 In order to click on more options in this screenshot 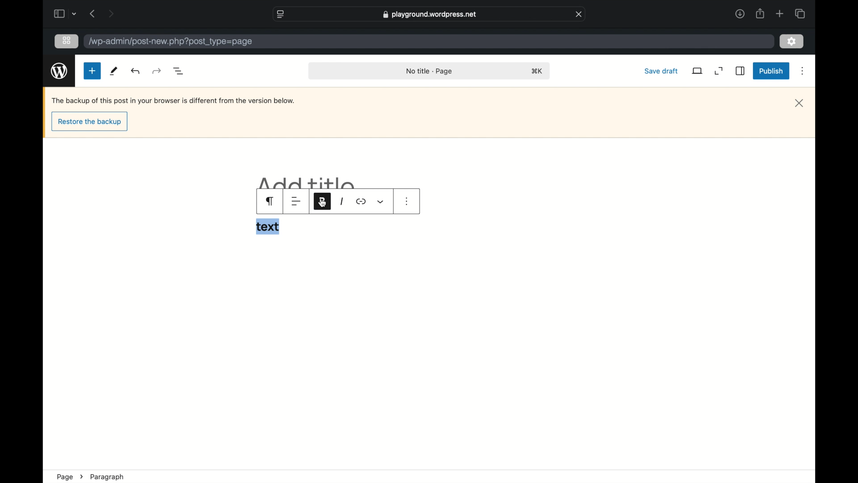, I will do `click(407, 201)`.